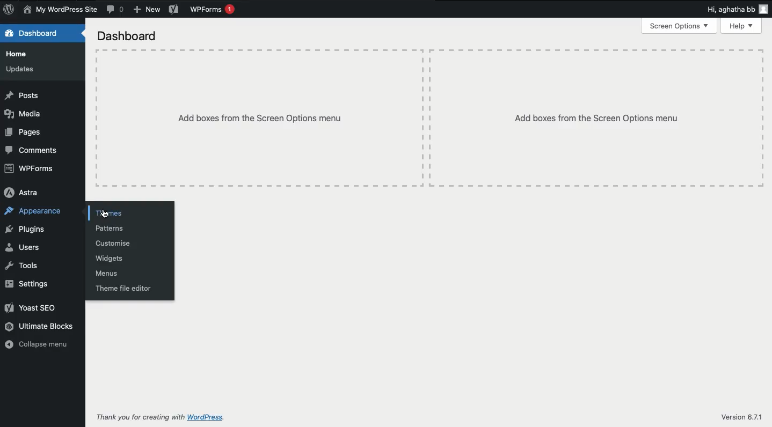 Image resolution: width=772 pixels, height=427 pixels. I want to click on Version 6.7.1, so click(741, 417).